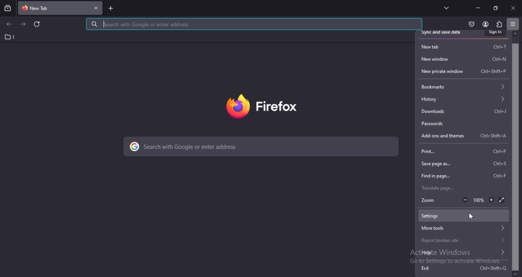 This screenshot has height=277, width=522. What do you see at coordinates (502, 200) in the screenshot?
I see `dsiplay in full screen` at bounding box center [502, 200].